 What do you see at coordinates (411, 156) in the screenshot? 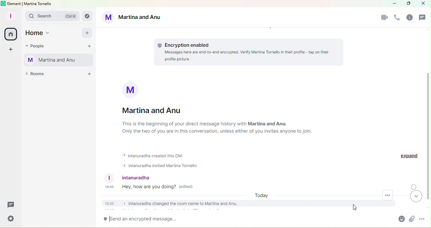
I see `Expand` at bounding box center [411, 156].